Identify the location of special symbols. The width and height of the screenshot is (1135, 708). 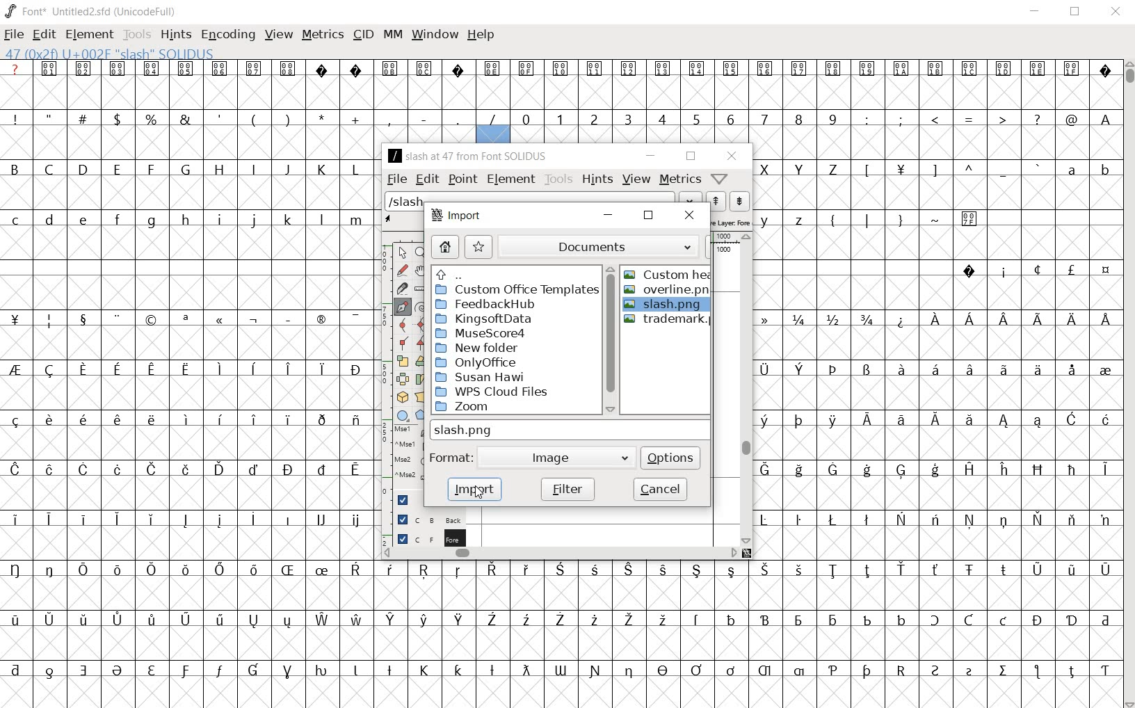
(1030, 269).